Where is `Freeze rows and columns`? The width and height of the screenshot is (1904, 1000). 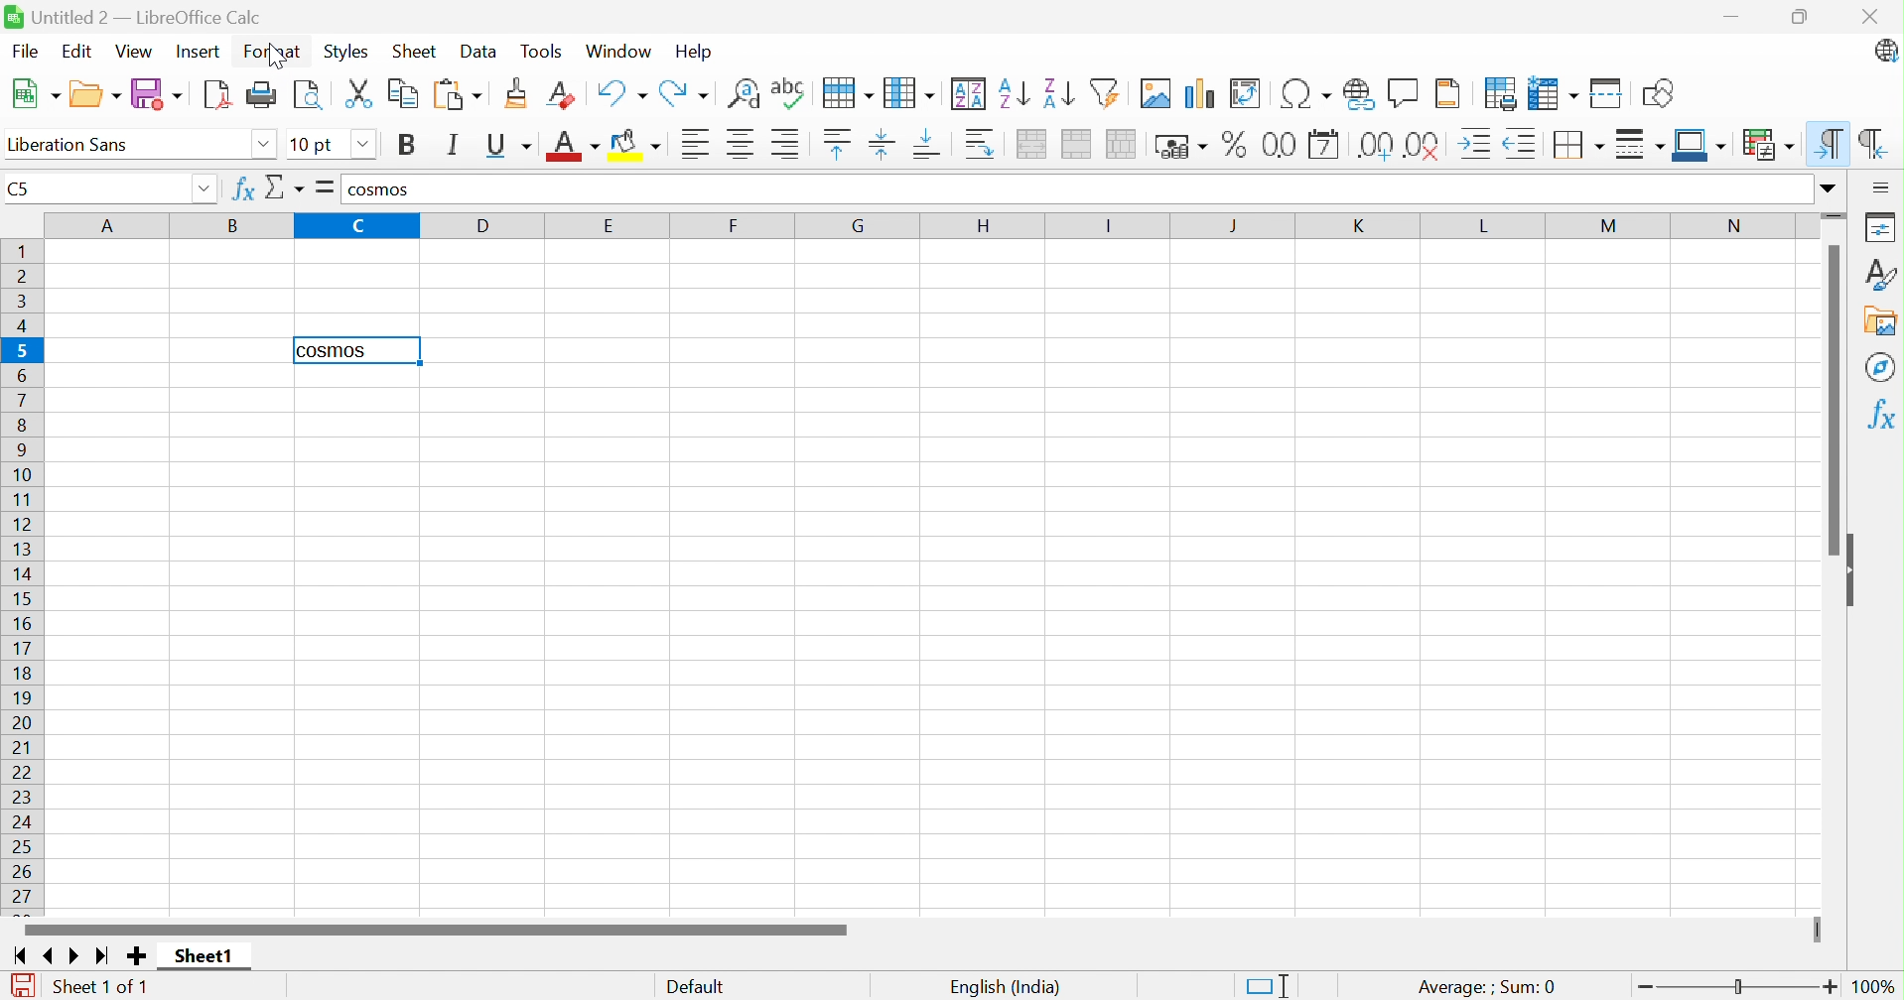 Freeze rows and columns is located at coordinates (1554, 94).